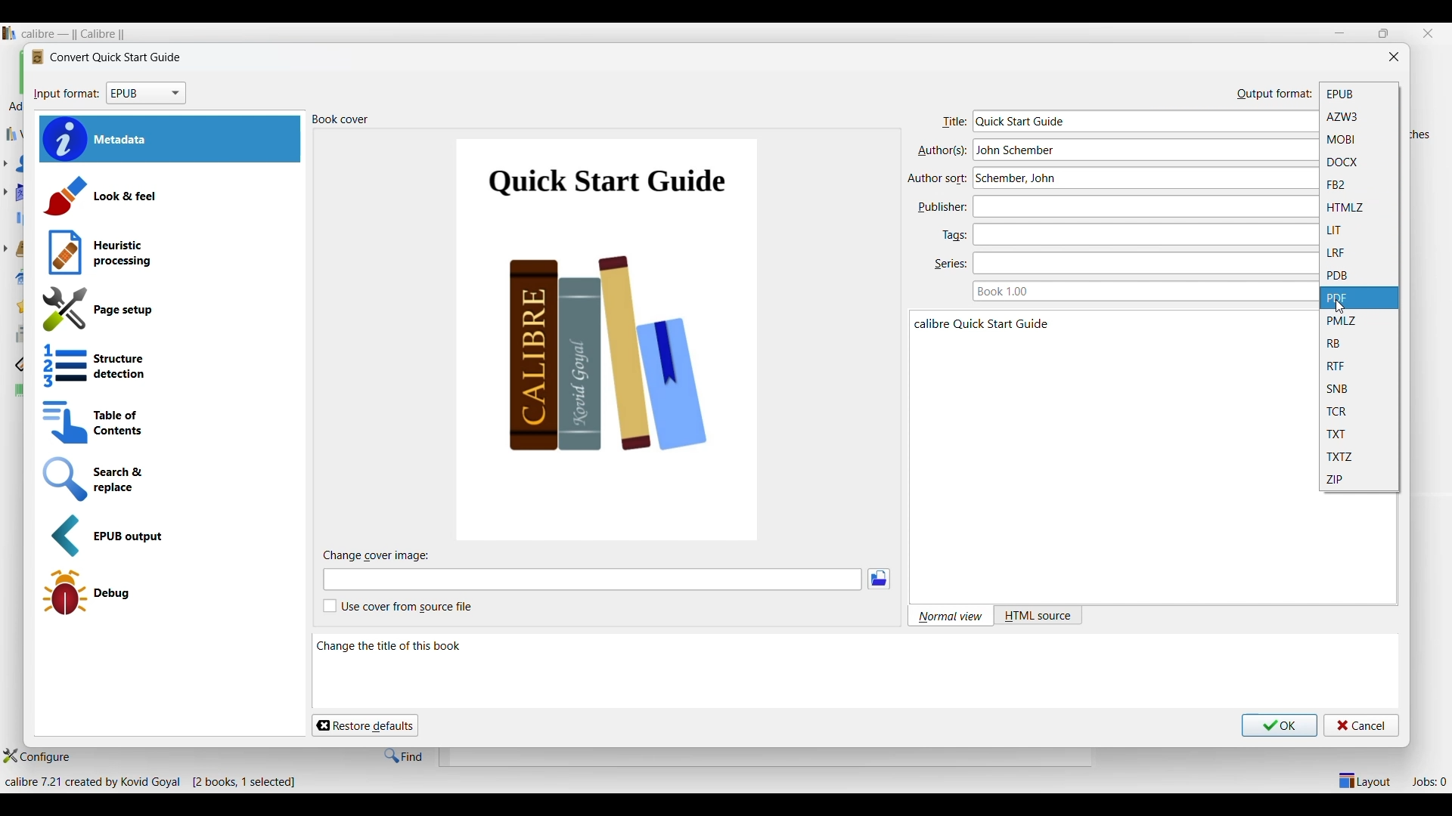 The height and width of the screenshot is (816, 1452). I want to click on Type in tags, so click(1123, 234).